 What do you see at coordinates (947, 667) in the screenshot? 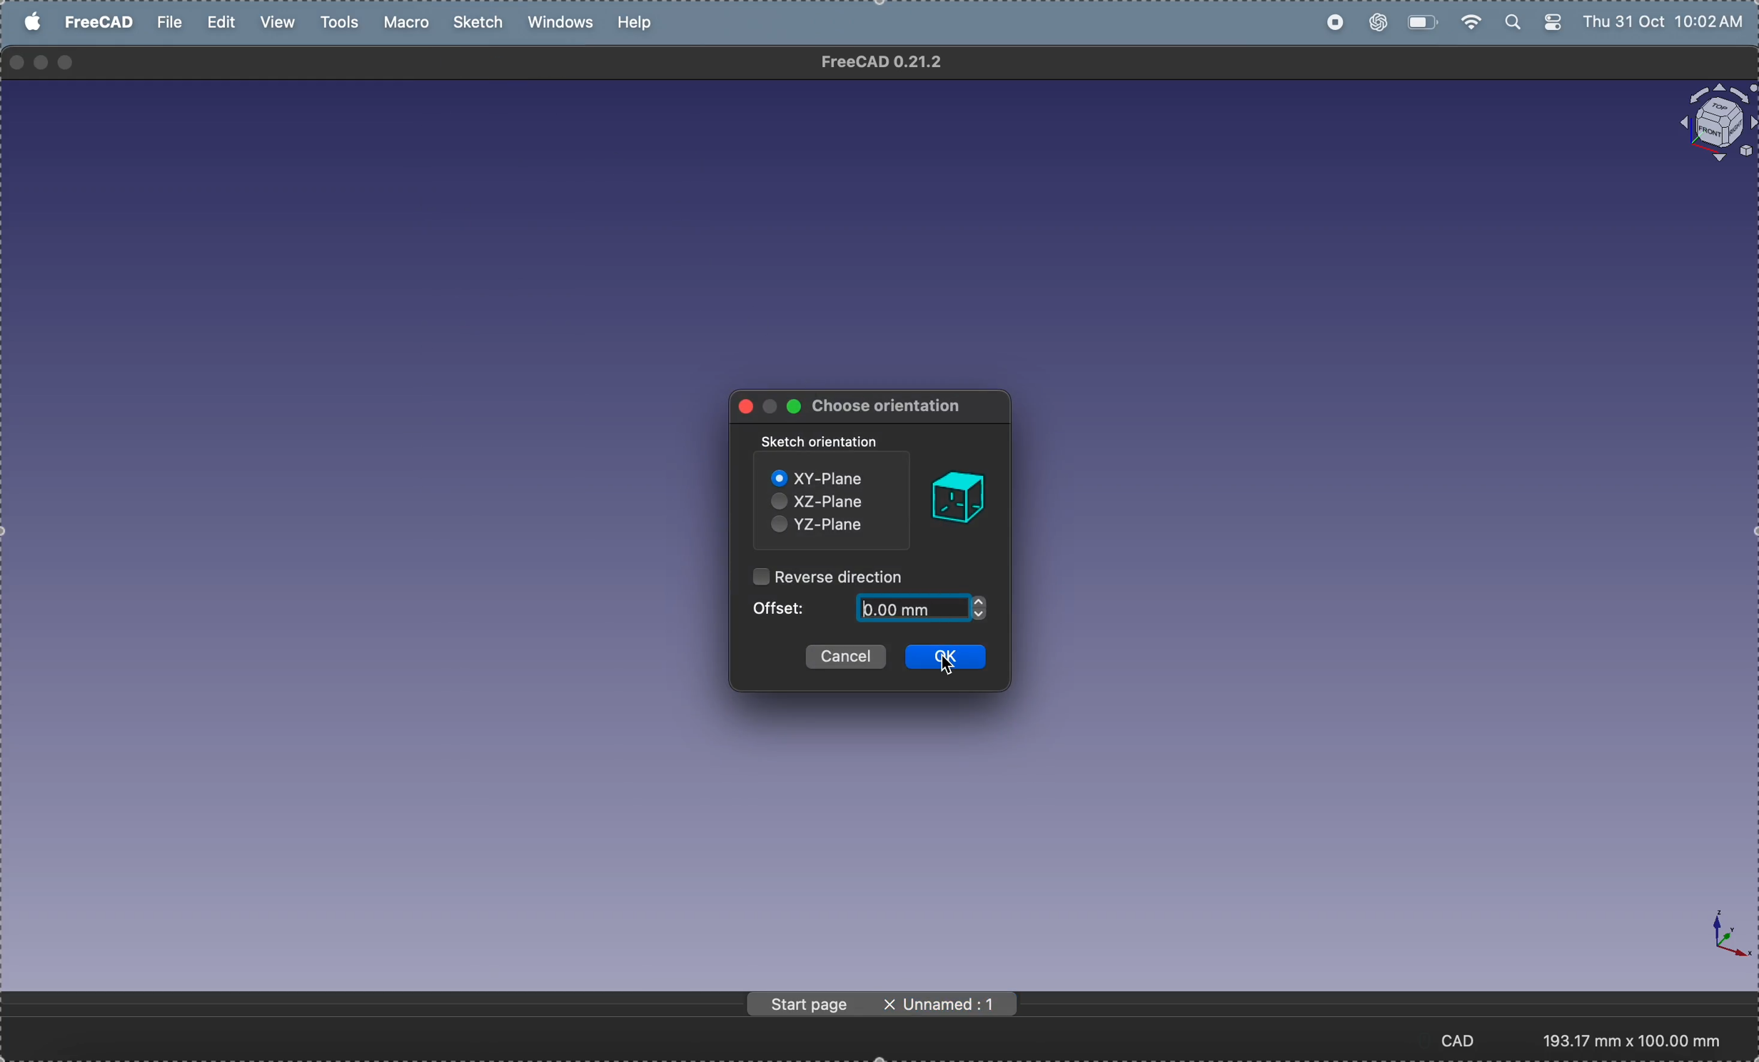
I see `Cursor` at bounding box center [947, 667].